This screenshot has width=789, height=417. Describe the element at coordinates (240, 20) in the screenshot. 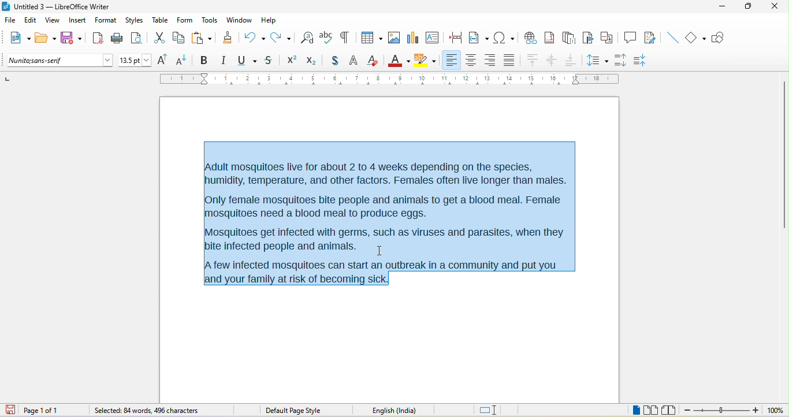

I see `window` at that location.